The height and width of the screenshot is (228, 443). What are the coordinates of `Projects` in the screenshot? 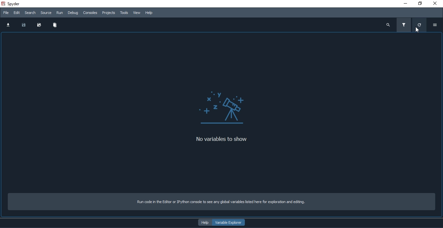 It's located at (109, 13).